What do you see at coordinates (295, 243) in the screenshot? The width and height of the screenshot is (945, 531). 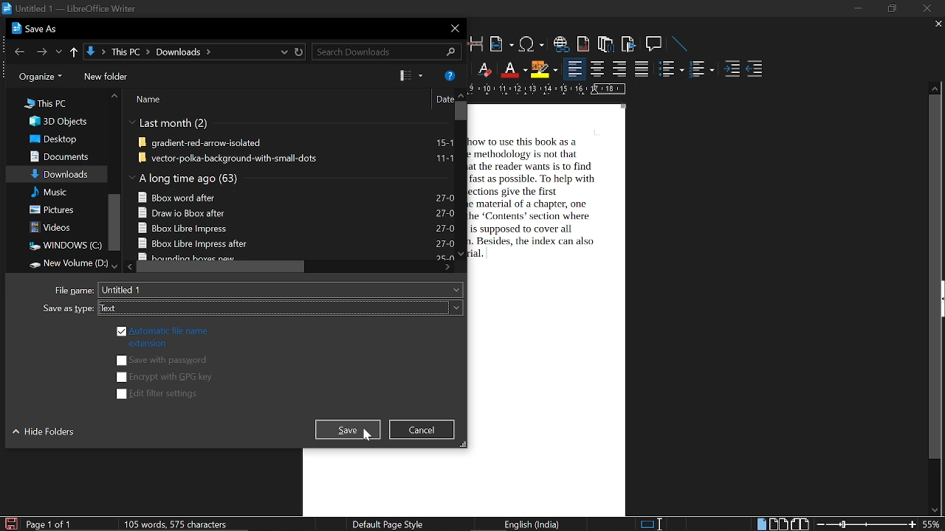 I see `Annexure 4 new 03-1` at bounding box center [295, 243].